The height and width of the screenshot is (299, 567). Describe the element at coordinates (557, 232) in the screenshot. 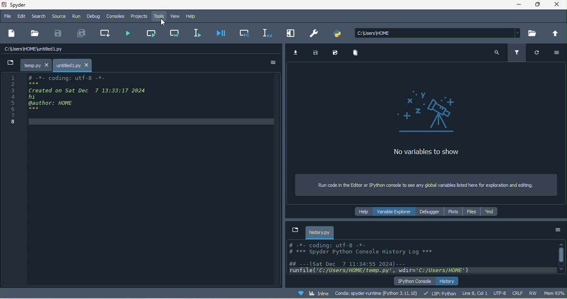

I see `option` at that location.